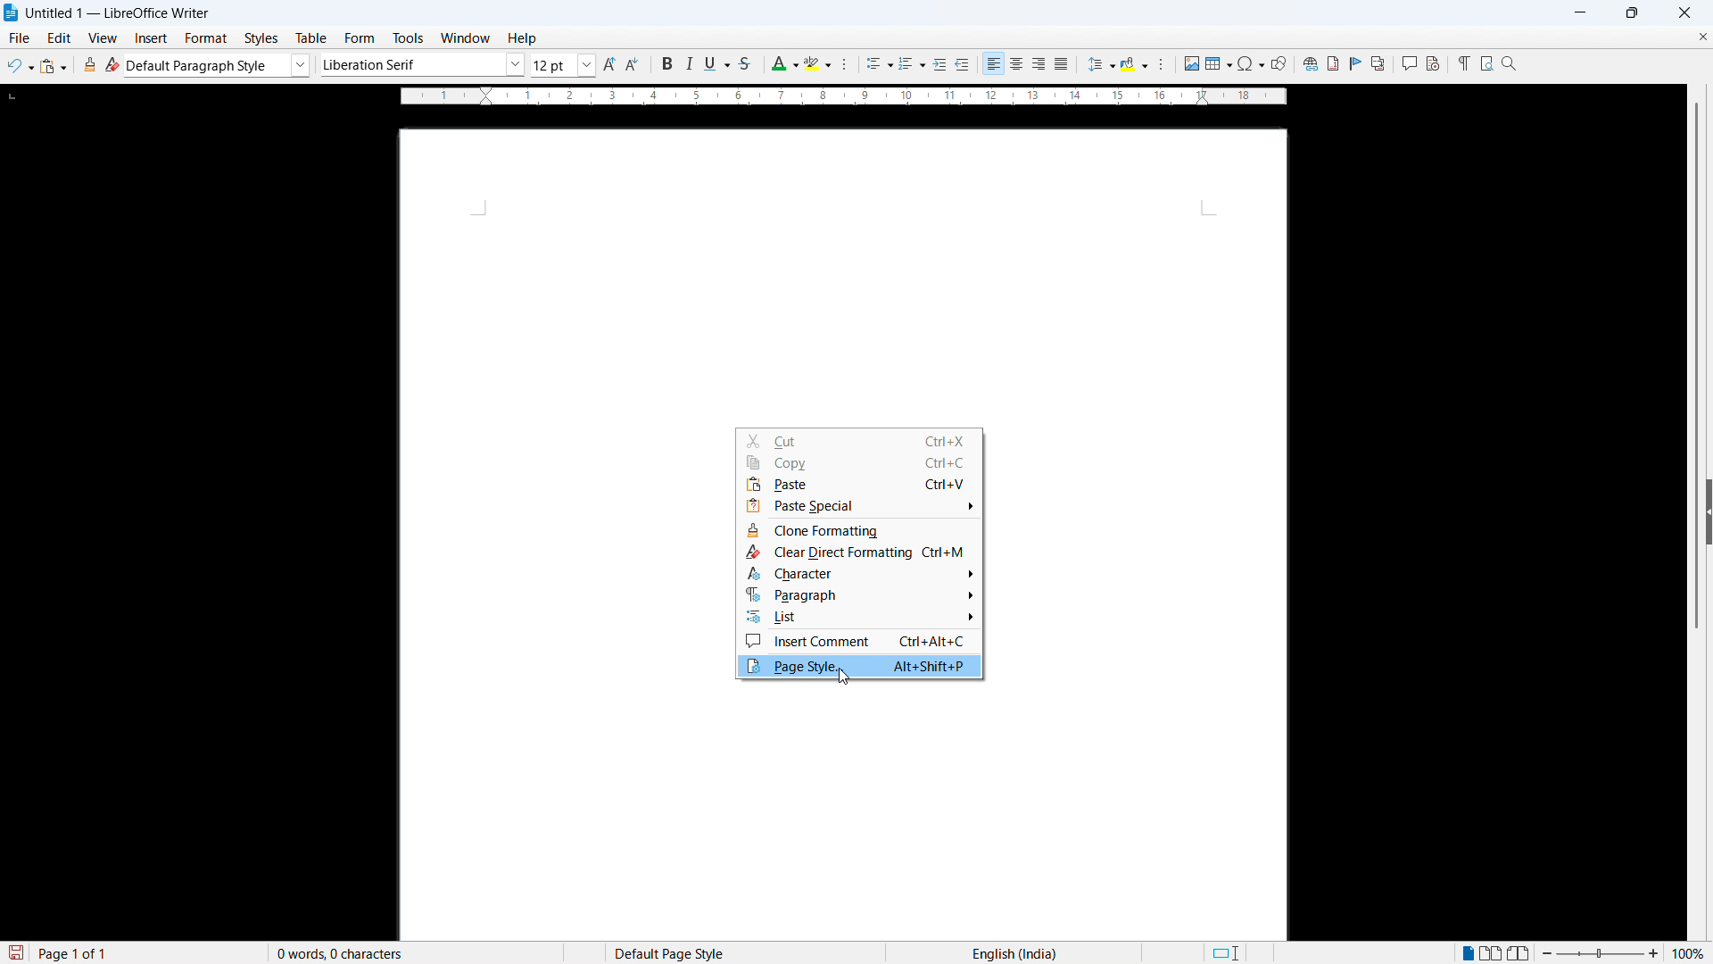  What do you see at coordinates (1601, 952) in the screenshot?
I see `Zoom slider ` at bounding box center [1601, 952].